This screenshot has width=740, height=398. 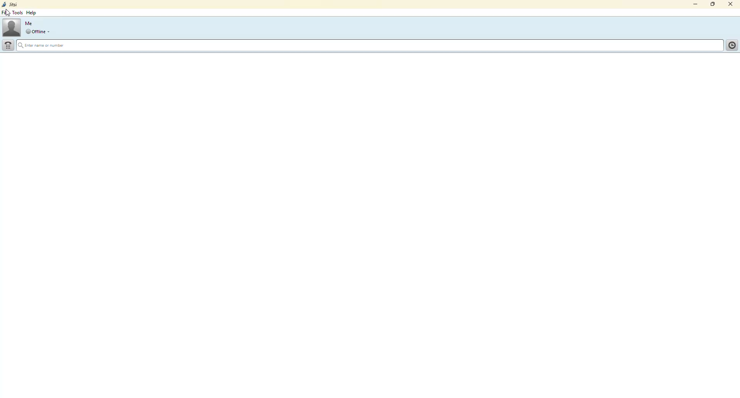 What do you see at coordinates (30, 24) in the screenshot?
I see `me` at bounding box center [30, 24].